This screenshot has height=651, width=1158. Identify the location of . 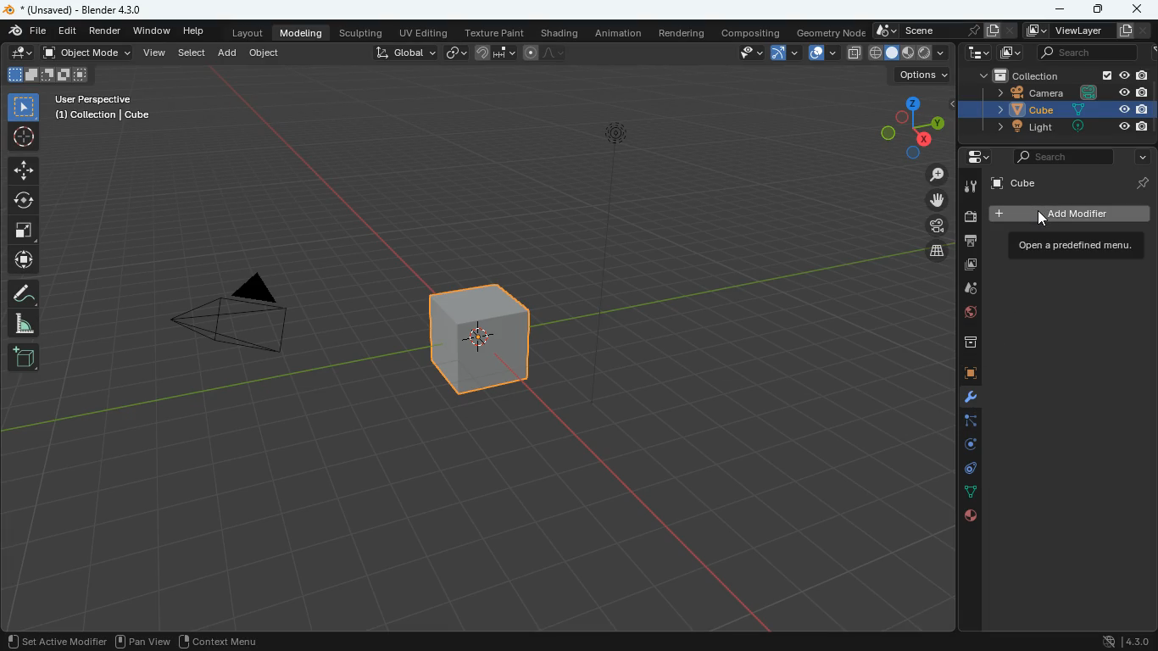
(1128, 31).